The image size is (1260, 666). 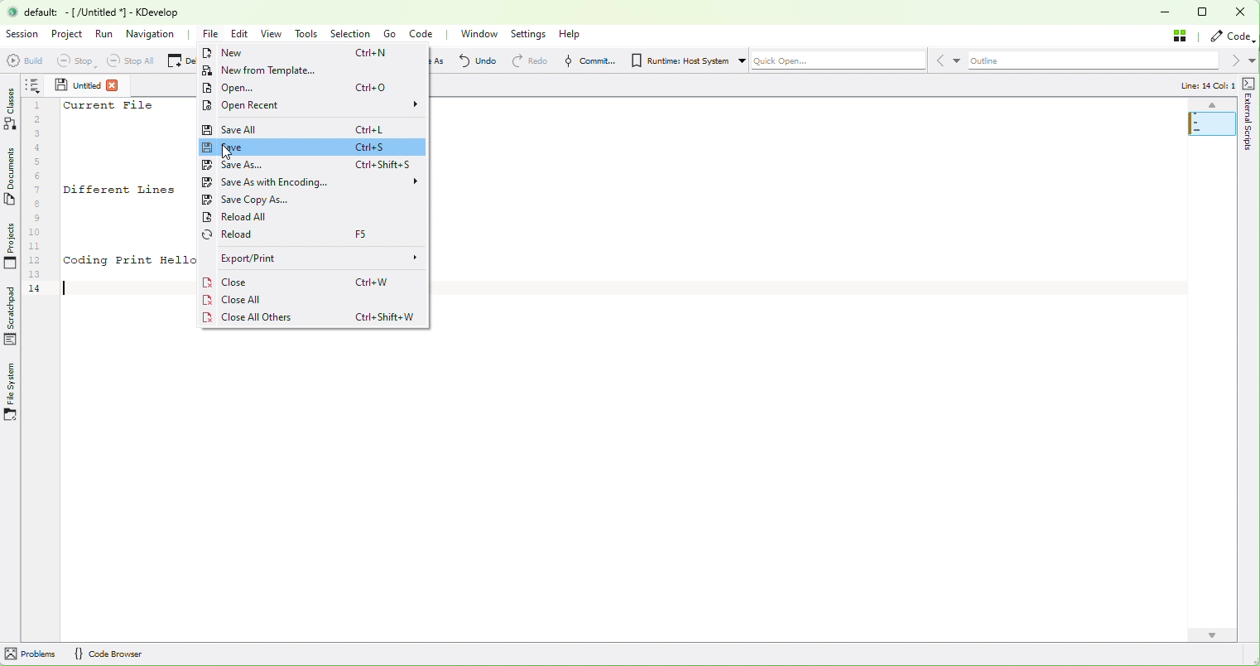 What do you see at coordinates (113, 12) in the screenshot?
I see `default: - [ /Untitled *] - KDevelop` at bounding box center [113, 12].